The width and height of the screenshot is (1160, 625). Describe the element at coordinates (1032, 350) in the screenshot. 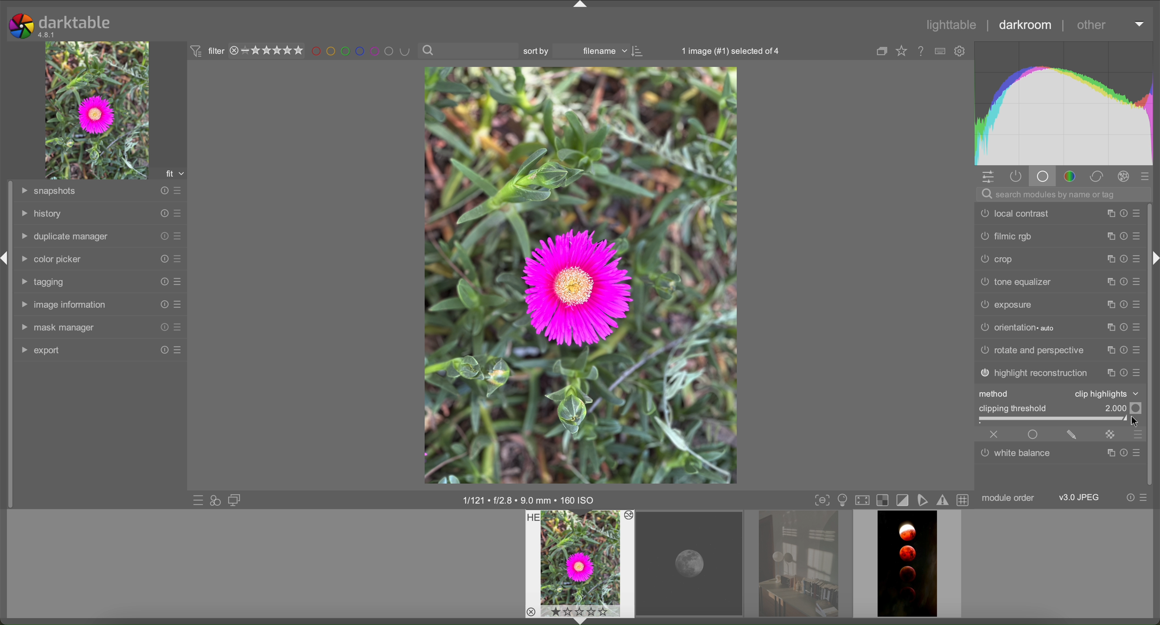

I see `rotate and perspective` at that location.